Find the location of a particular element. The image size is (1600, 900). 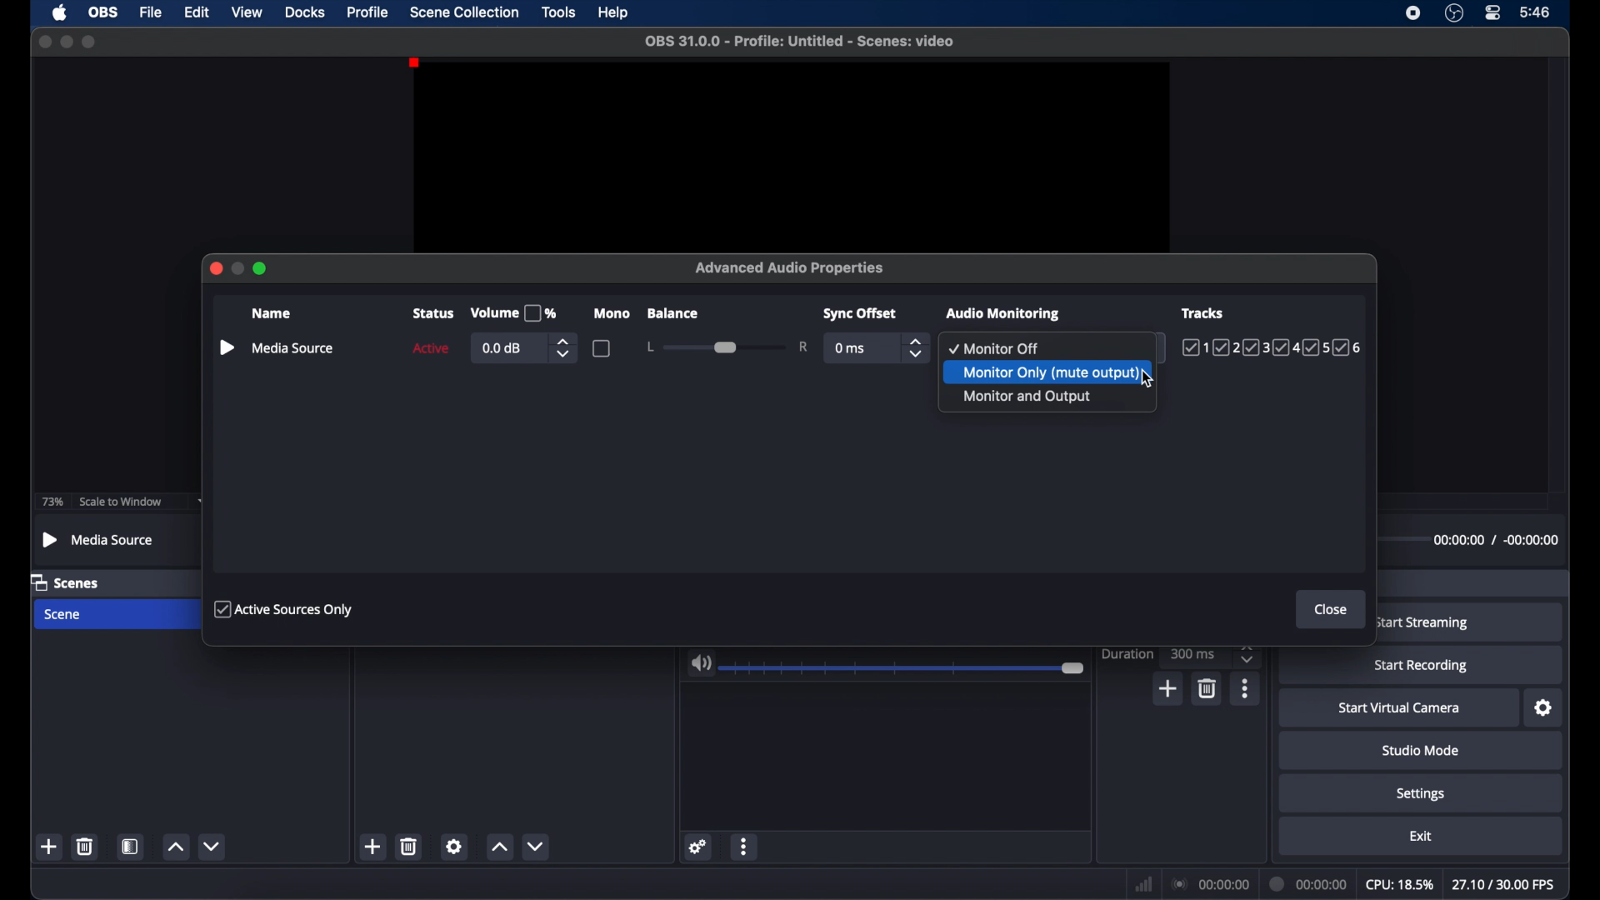

more options is located at coordinates (744, 846).